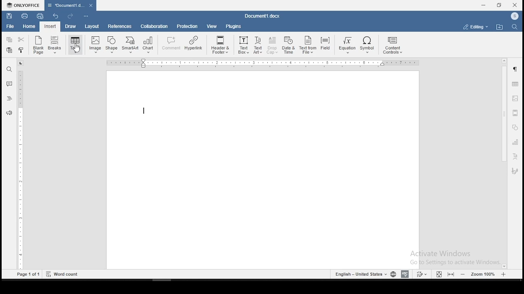 The image size is (524, 294). I want to click on input, so click(50, 27).